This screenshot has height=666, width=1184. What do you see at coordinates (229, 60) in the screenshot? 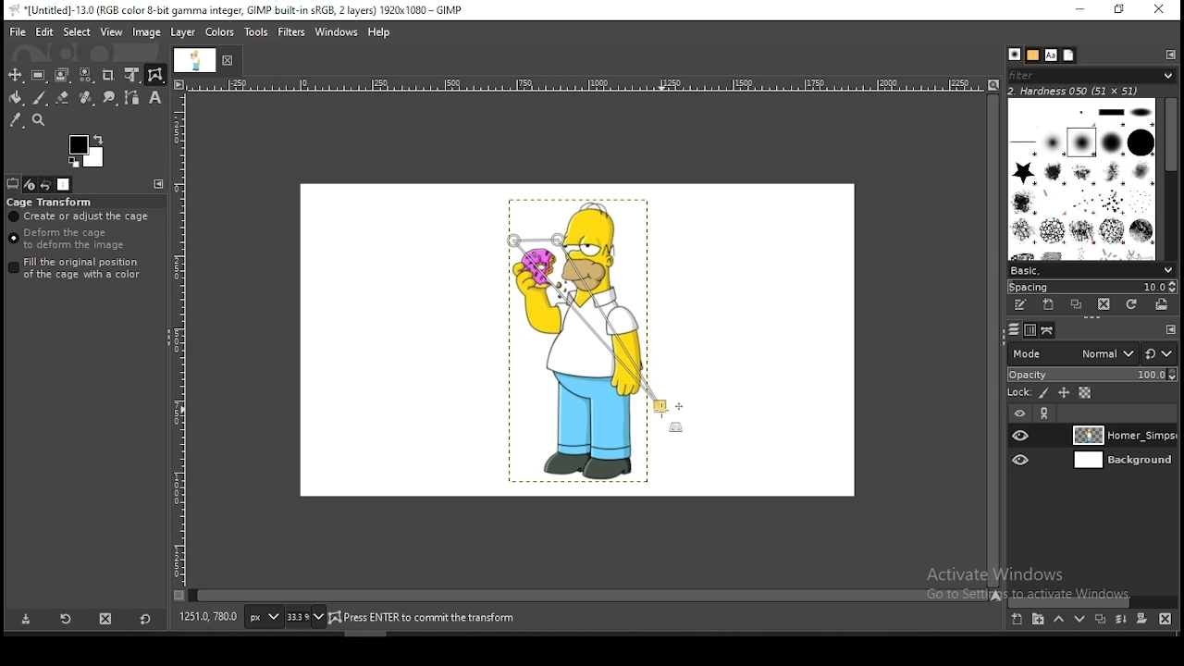
I see `close` at bounding box center [229, 60].